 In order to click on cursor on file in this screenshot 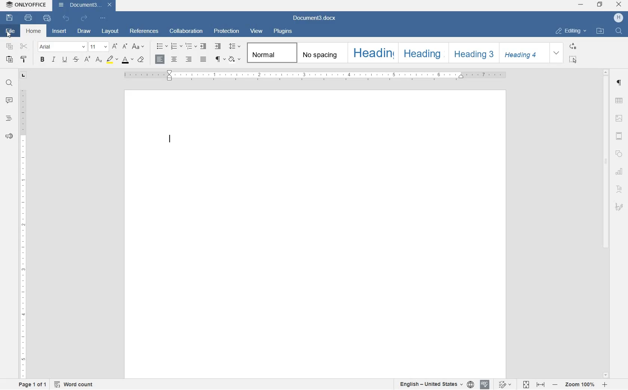, I will do `click(10, 35)`.